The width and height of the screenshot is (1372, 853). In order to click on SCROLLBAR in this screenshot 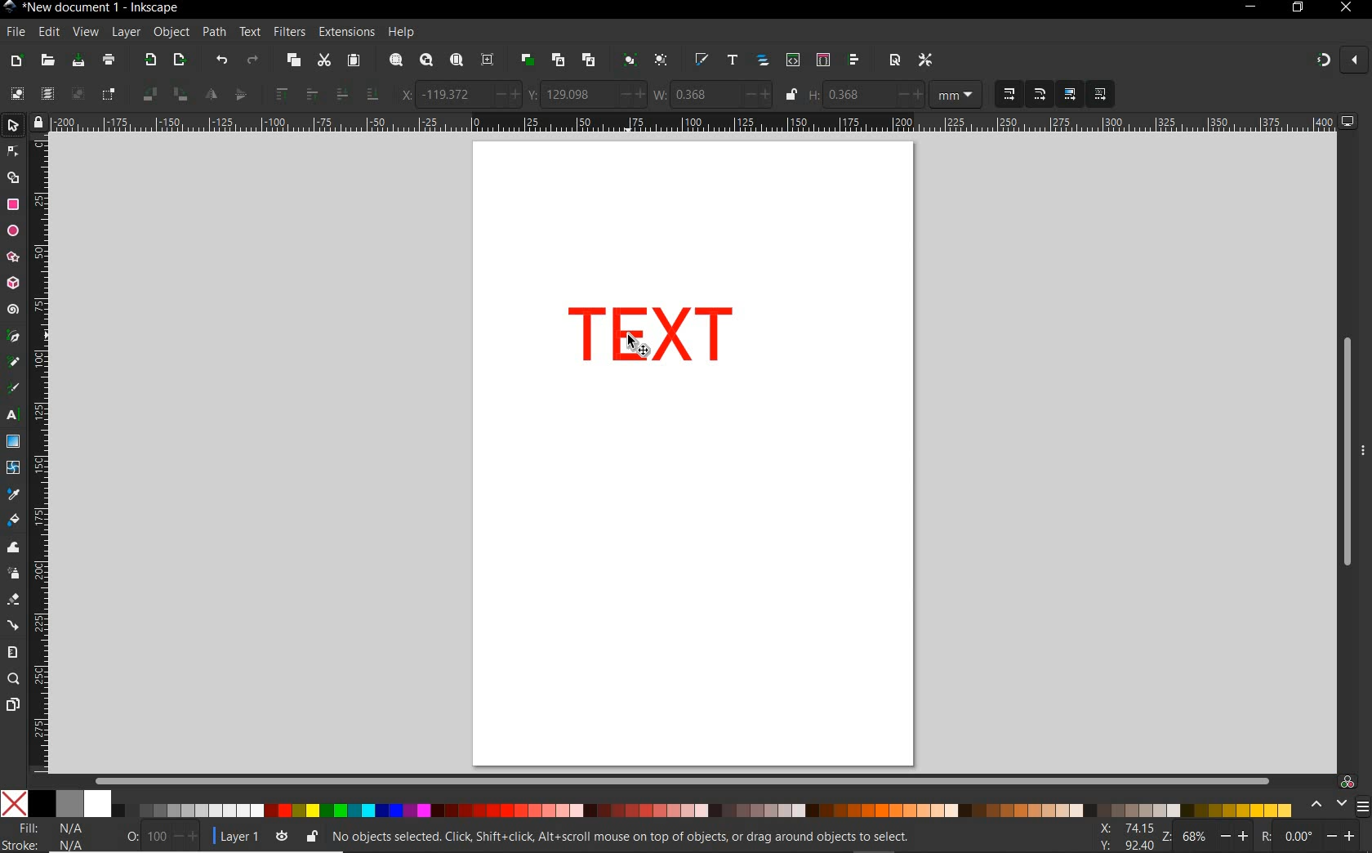, I will do `click(1341, 450)`.